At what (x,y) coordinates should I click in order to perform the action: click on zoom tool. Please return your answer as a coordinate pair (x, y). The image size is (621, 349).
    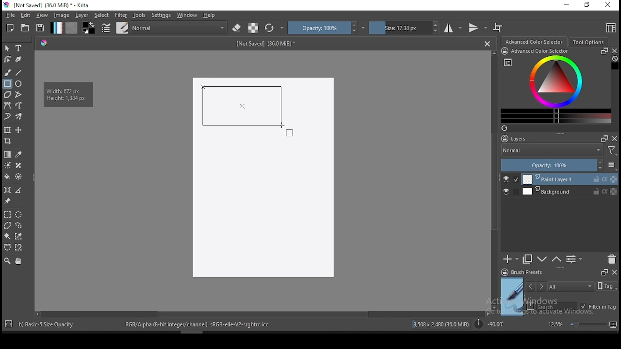
    Looking at the image, I should click on (7, 260).